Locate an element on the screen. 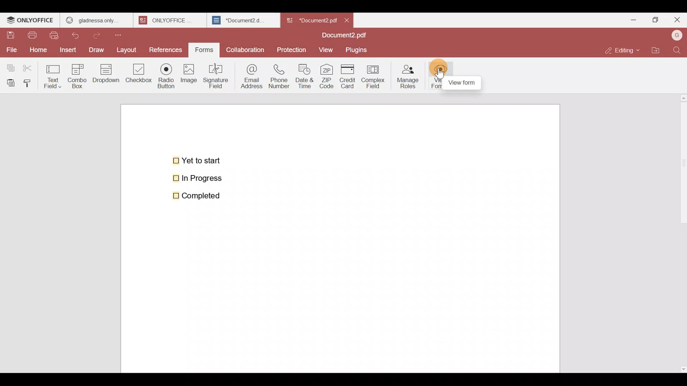 The width and height of the screenshot is (687, 386). Copy is located at coordinates (9, 66).